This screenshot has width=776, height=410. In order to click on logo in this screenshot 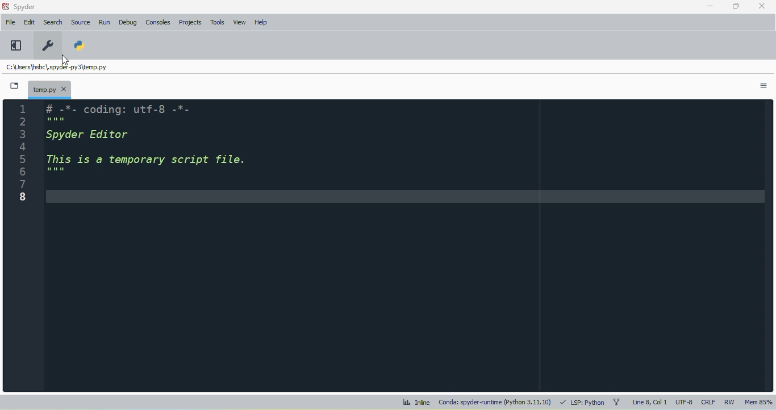, I will do `click(6, 6)`.